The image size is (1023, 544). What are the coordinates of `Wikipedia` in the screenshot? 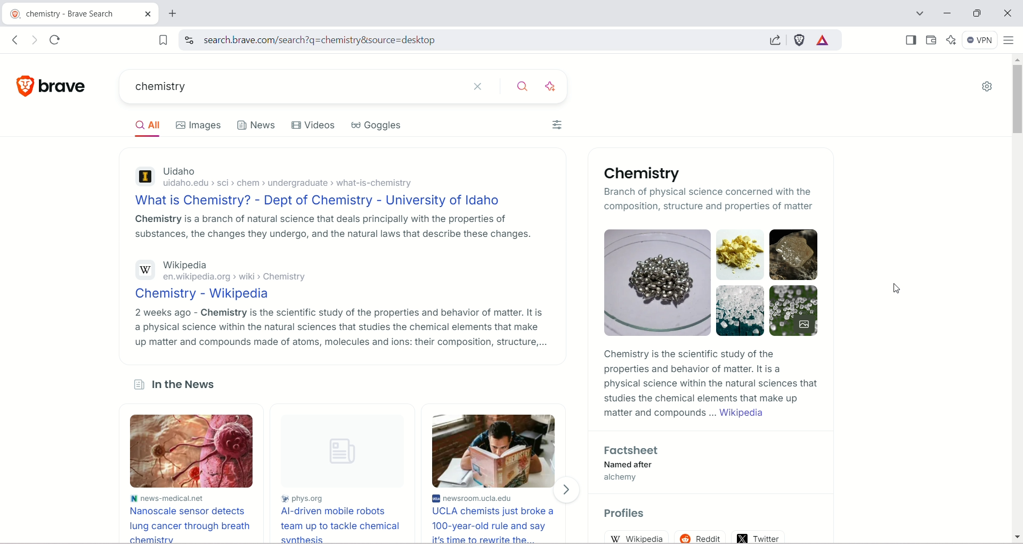 It's located at (197, 265).